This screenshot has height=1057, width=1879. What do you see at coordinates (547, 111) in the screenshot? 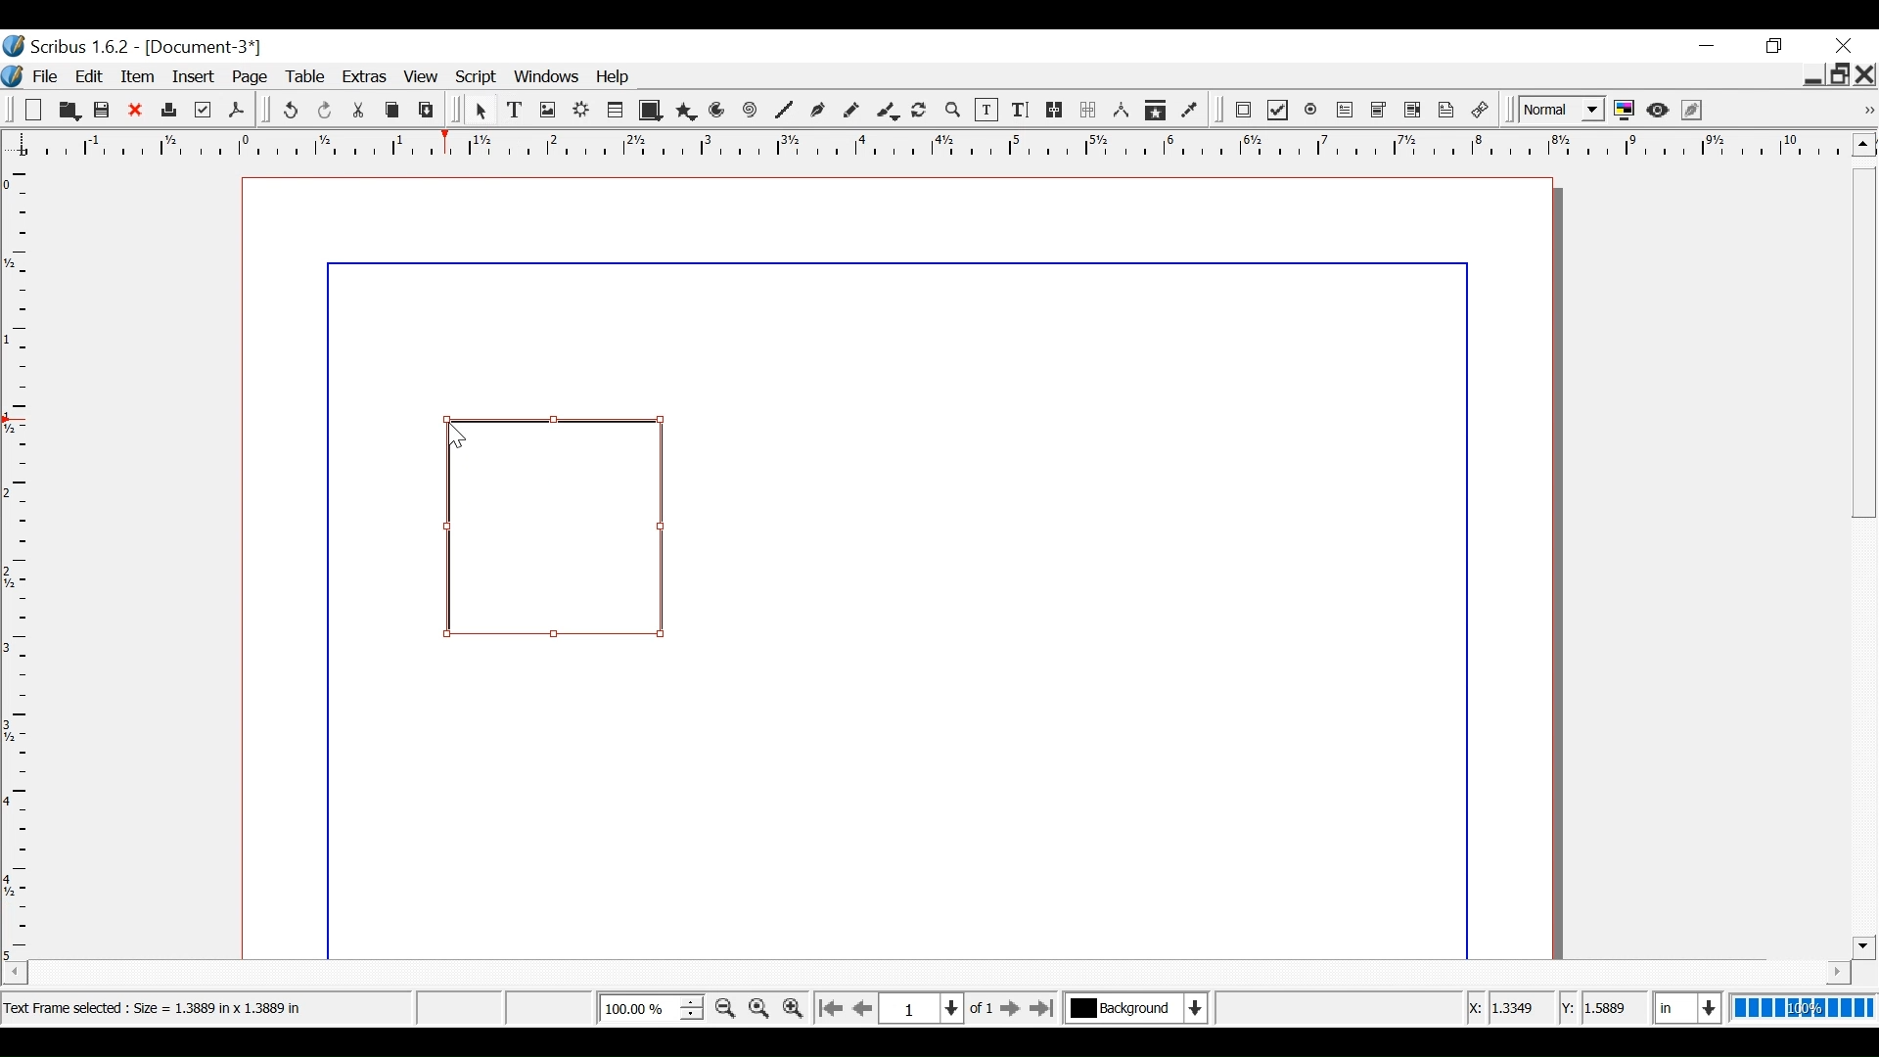
I see `Image frame` at bounding box center [547, 111].